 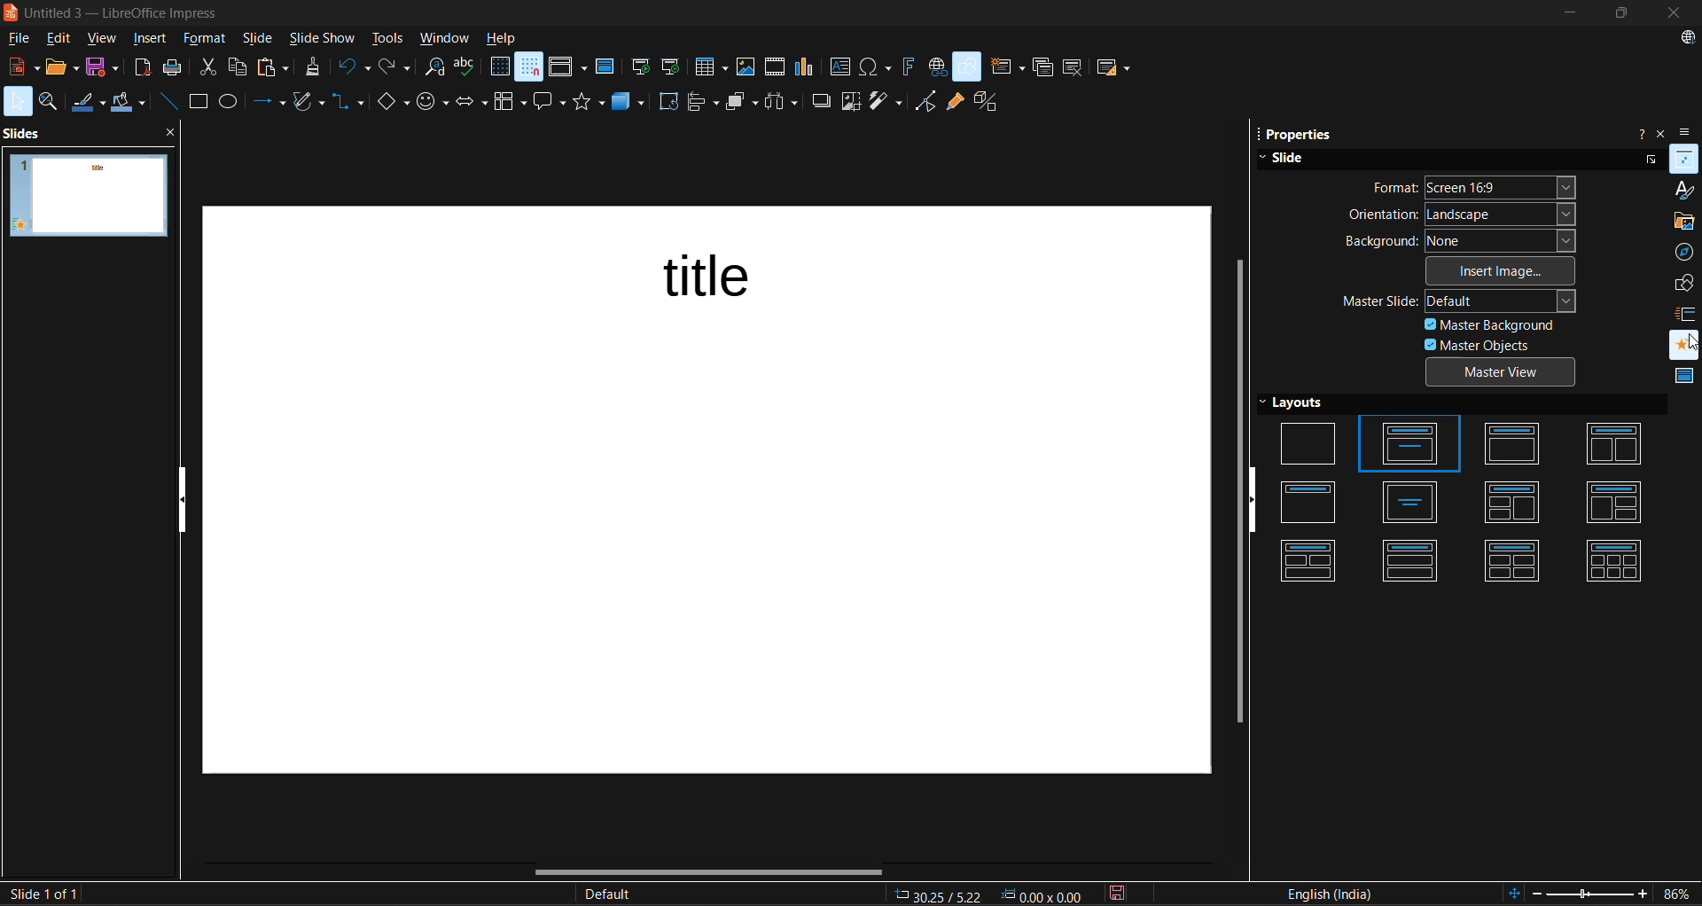 I want to click on insert text box, so click(x=838, y=67).